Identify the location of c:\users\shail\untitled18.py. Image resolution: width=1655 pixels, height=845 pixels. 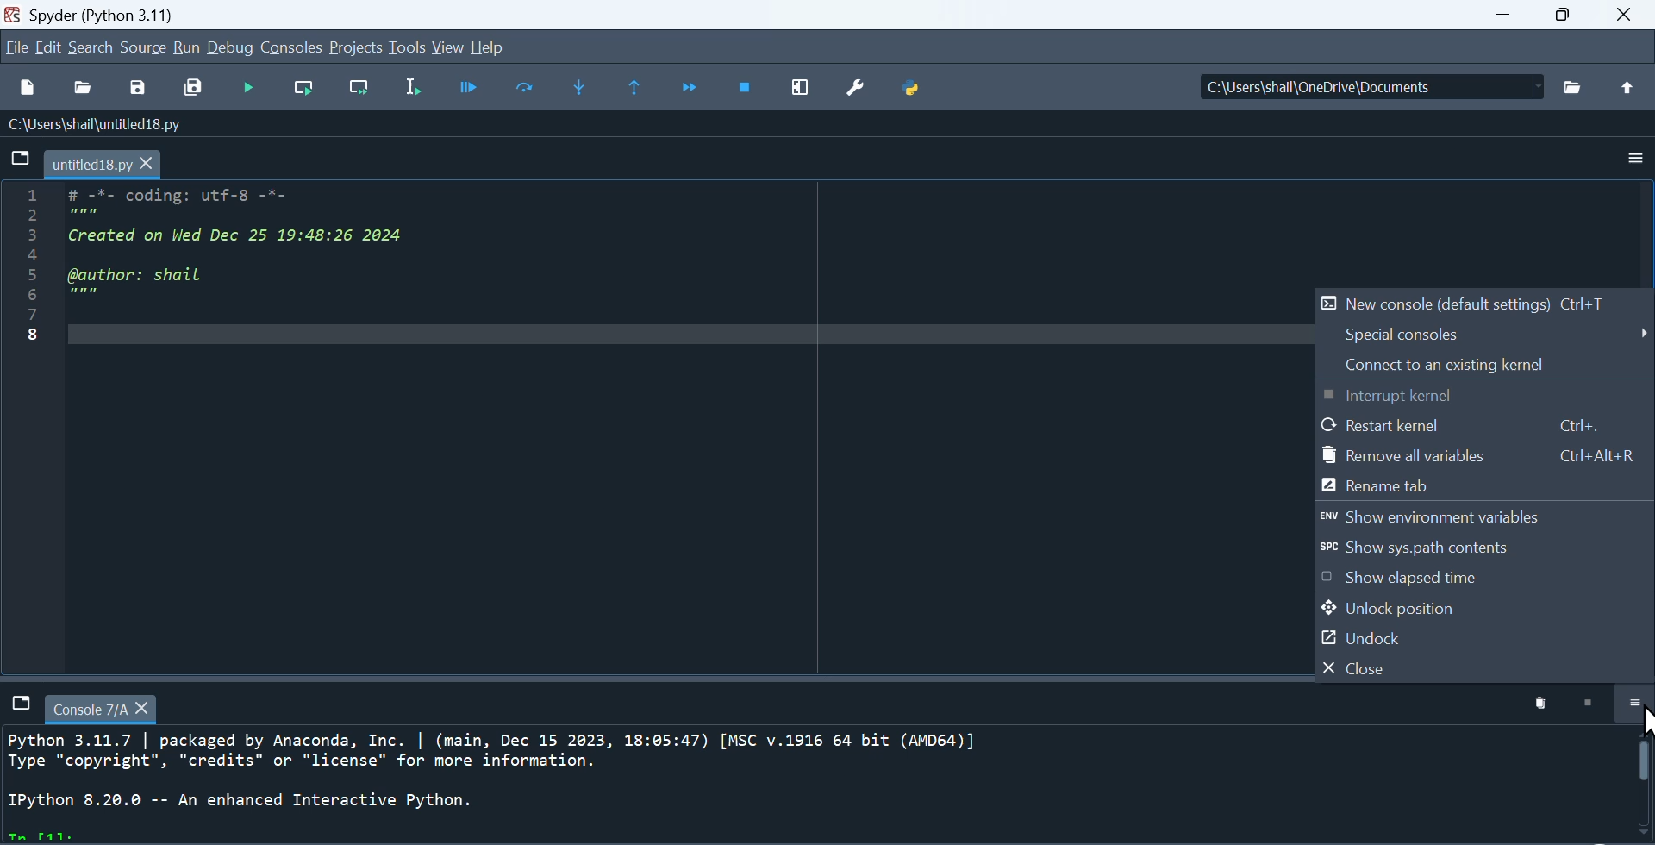
(105, 126).